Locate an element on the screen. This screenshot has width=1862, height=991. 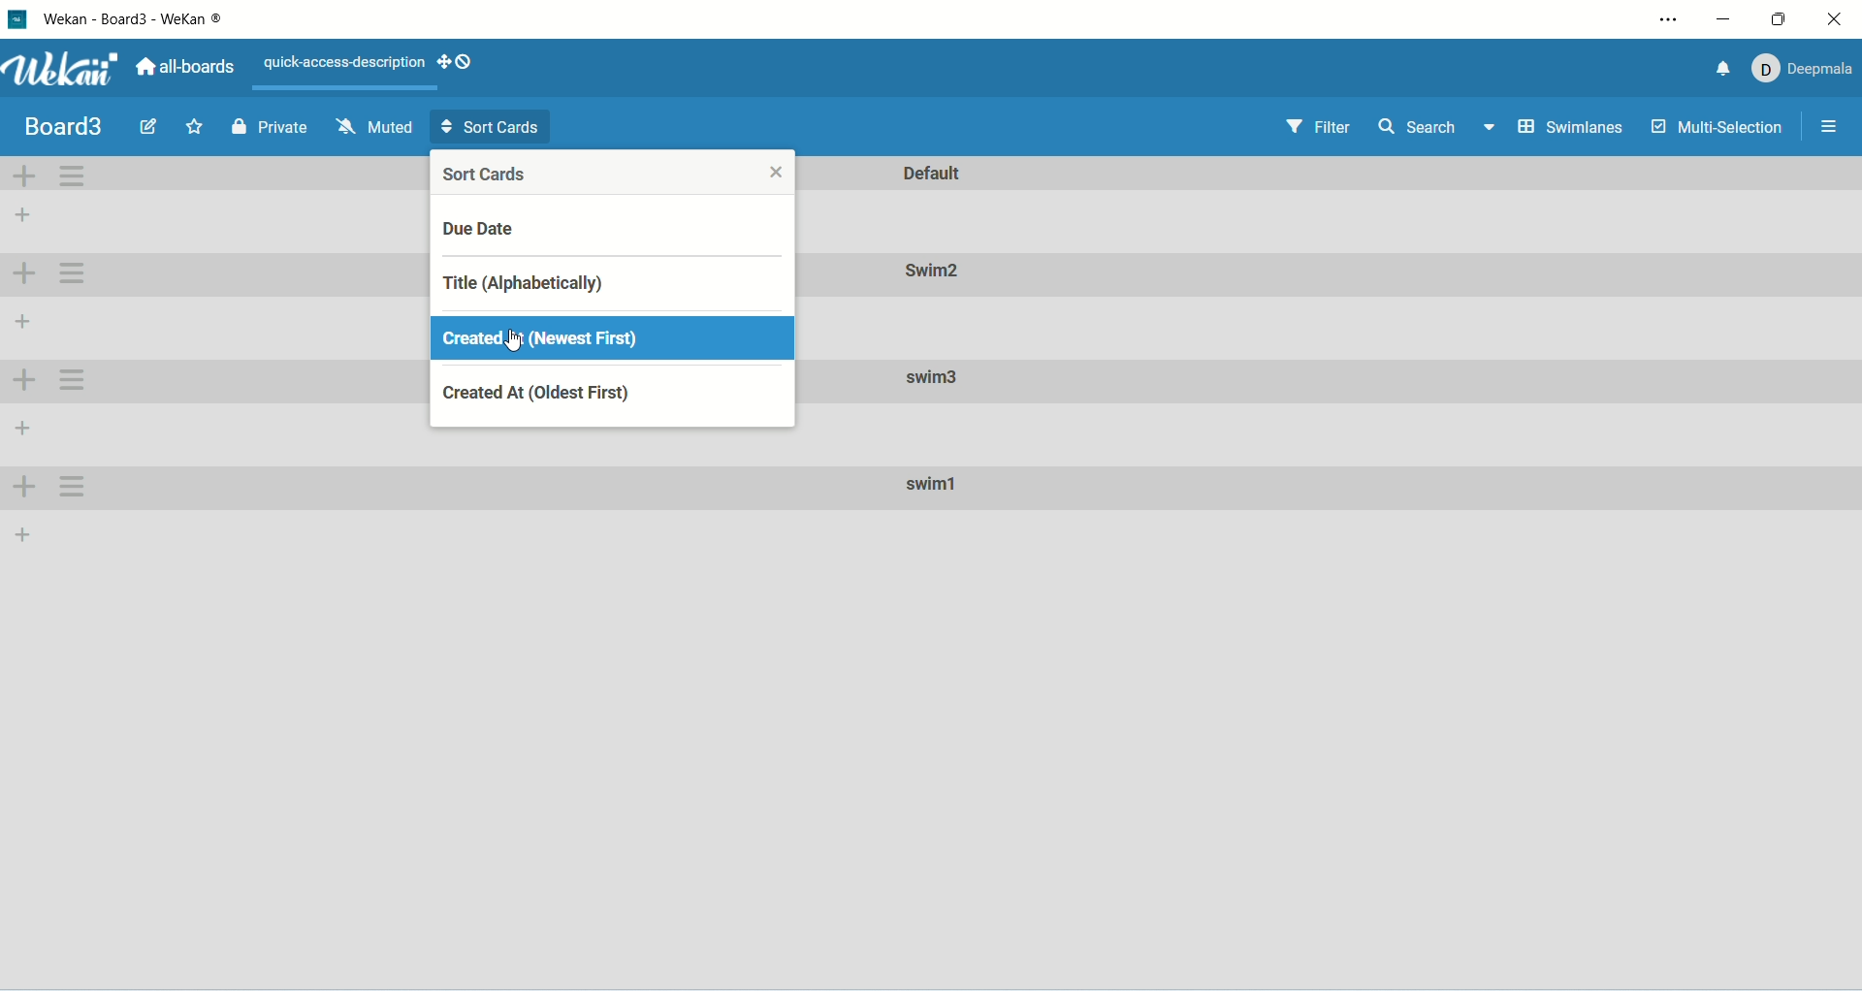
settings and more is located at coordinates (1667, 19).